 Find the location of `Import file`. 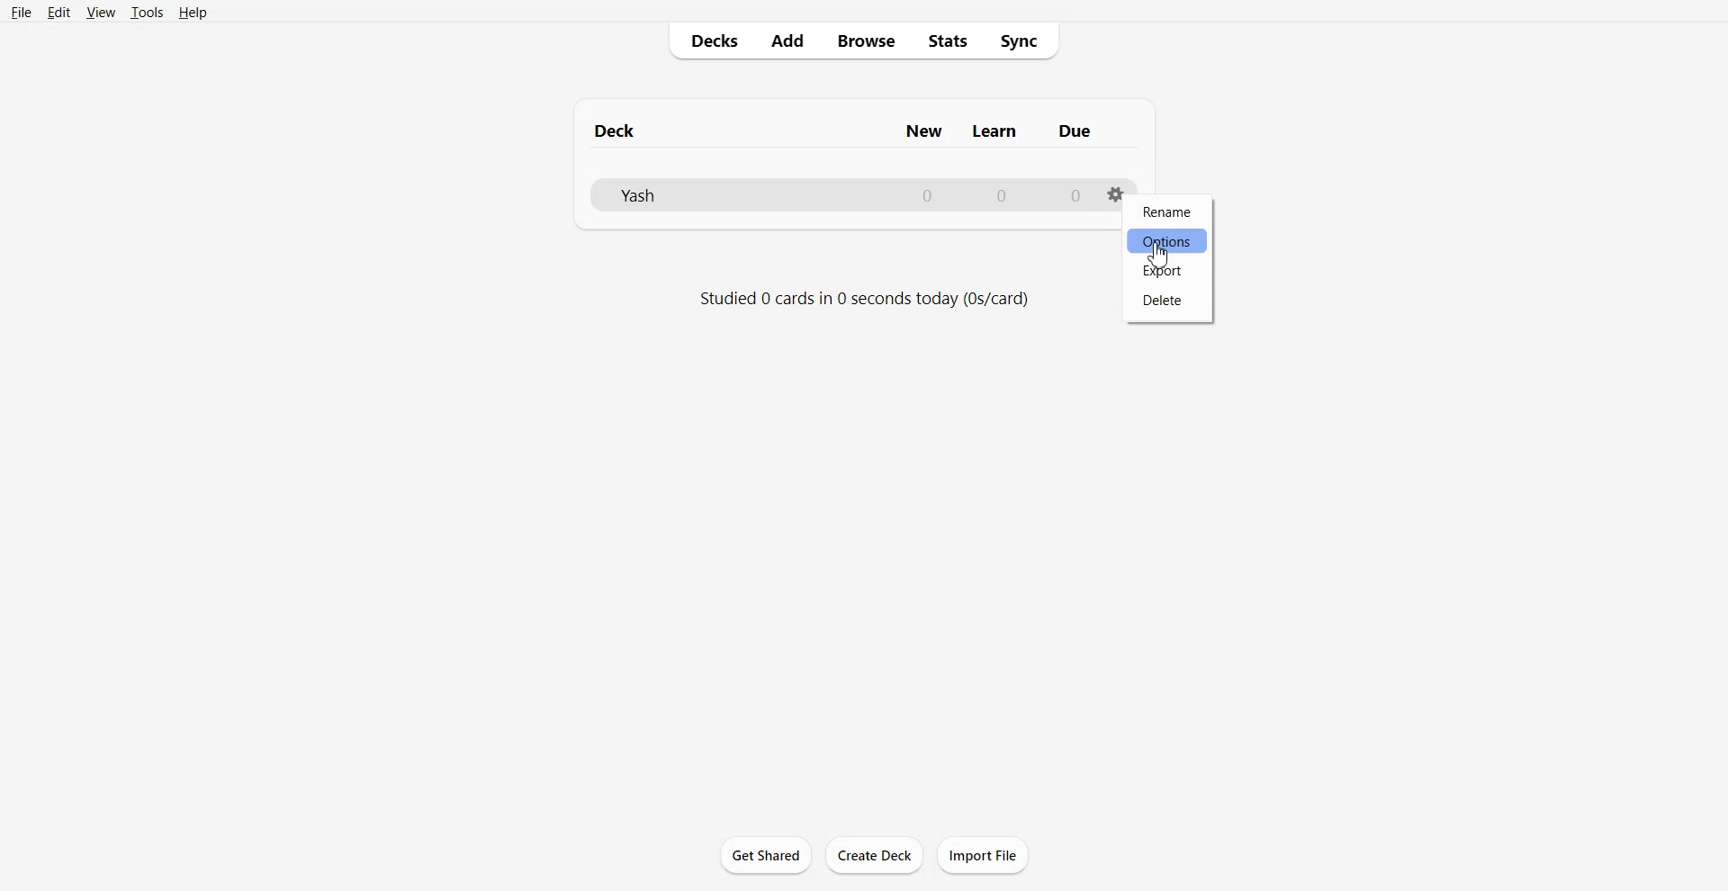

Import file is located at coordinates (984, 854).